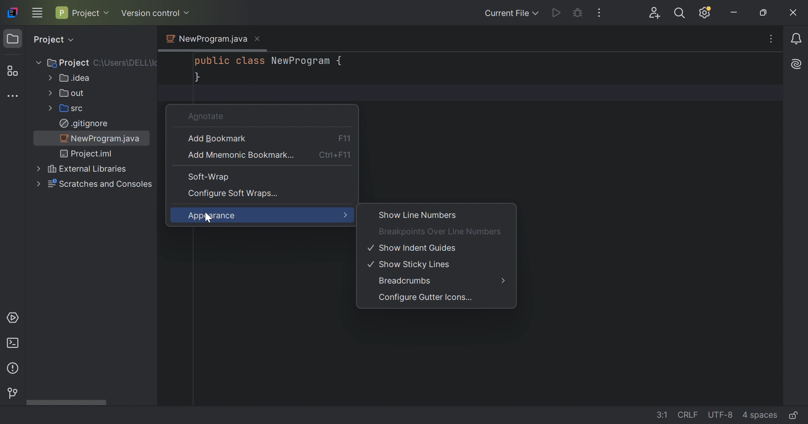 Image resolution: width=808 pixels, height=424 pixels. Describe the element at coordinates (207, 177) in the screenshot. I see `Soft-Wrap` at that location.